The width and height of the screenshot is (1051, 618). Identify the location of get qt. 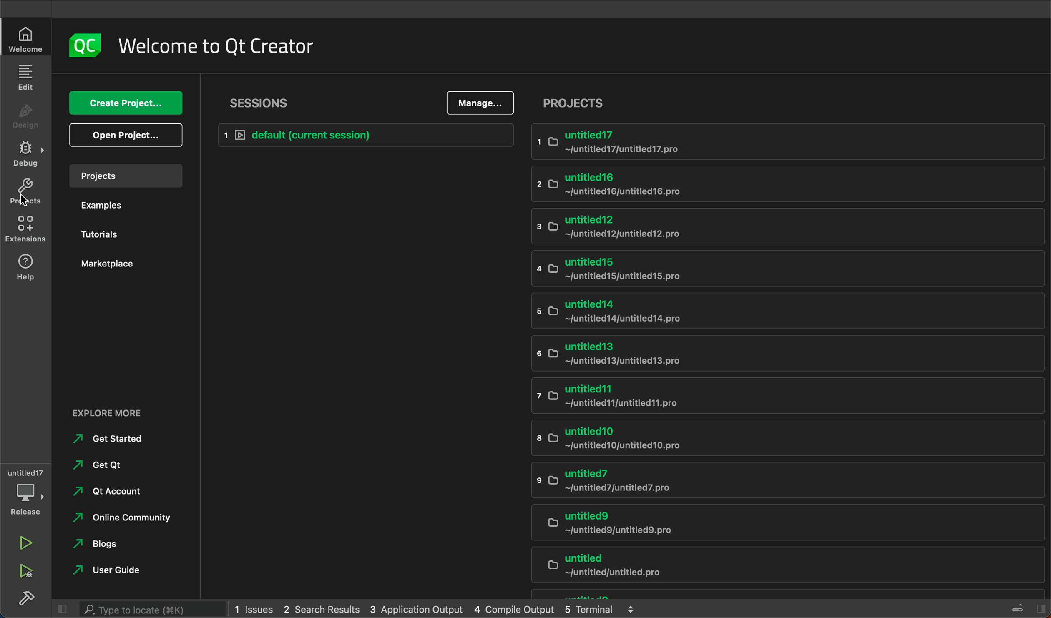
(98, 466).